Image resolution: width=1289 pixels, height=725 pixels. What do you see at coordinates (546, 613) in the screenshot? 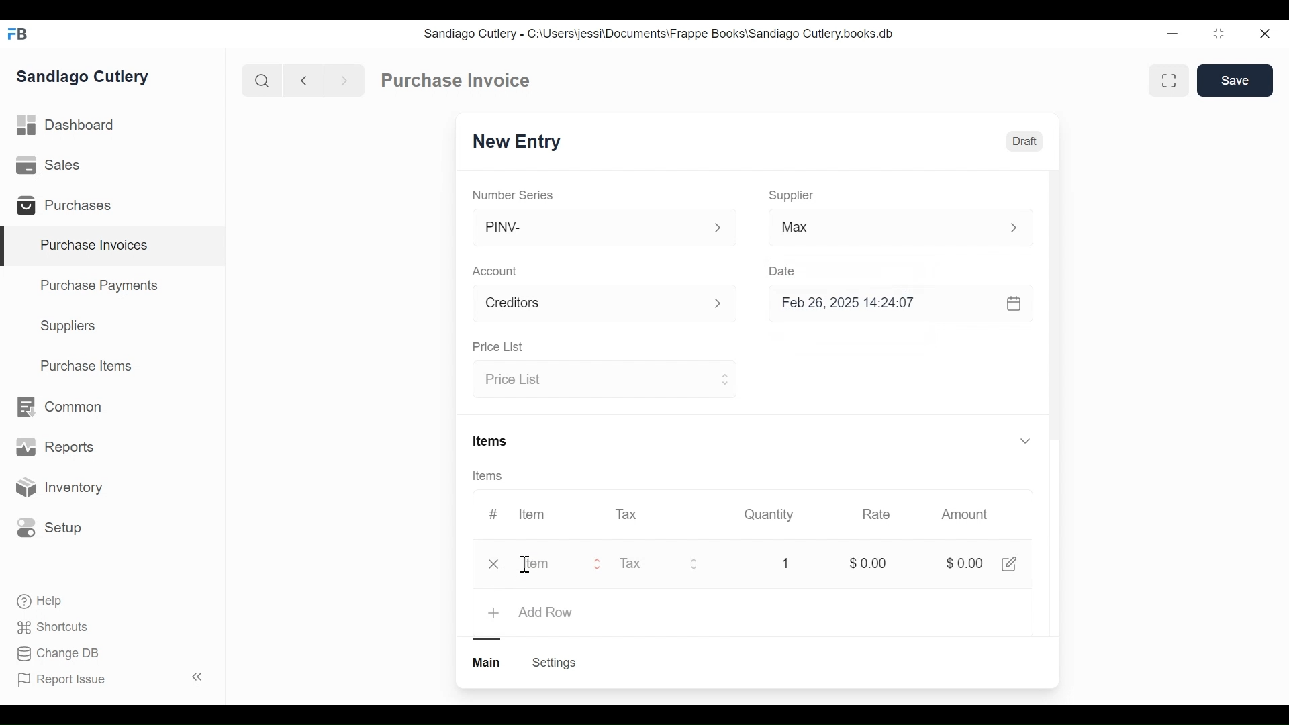
I see `Add Row` at bounding box center [546, 613].